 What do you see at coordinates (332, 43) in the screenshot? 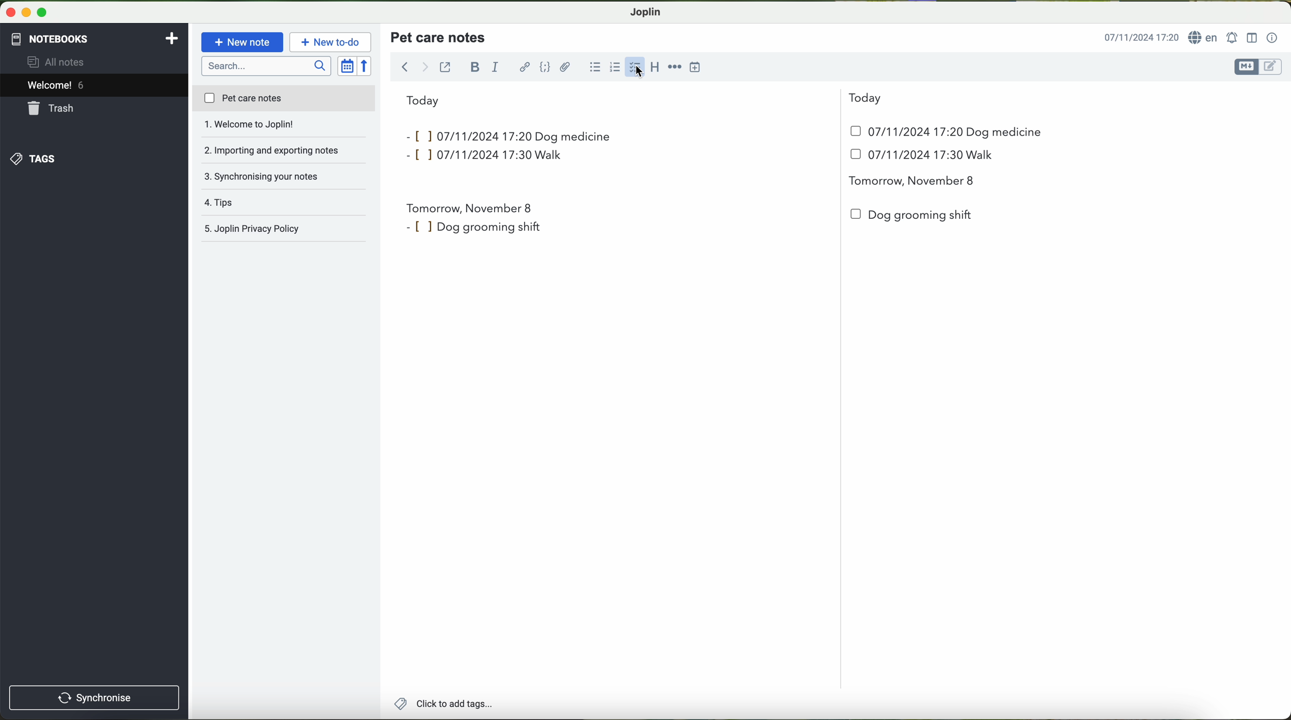
I see `cursor on new to-do button ` at bounding box center [332, 43].